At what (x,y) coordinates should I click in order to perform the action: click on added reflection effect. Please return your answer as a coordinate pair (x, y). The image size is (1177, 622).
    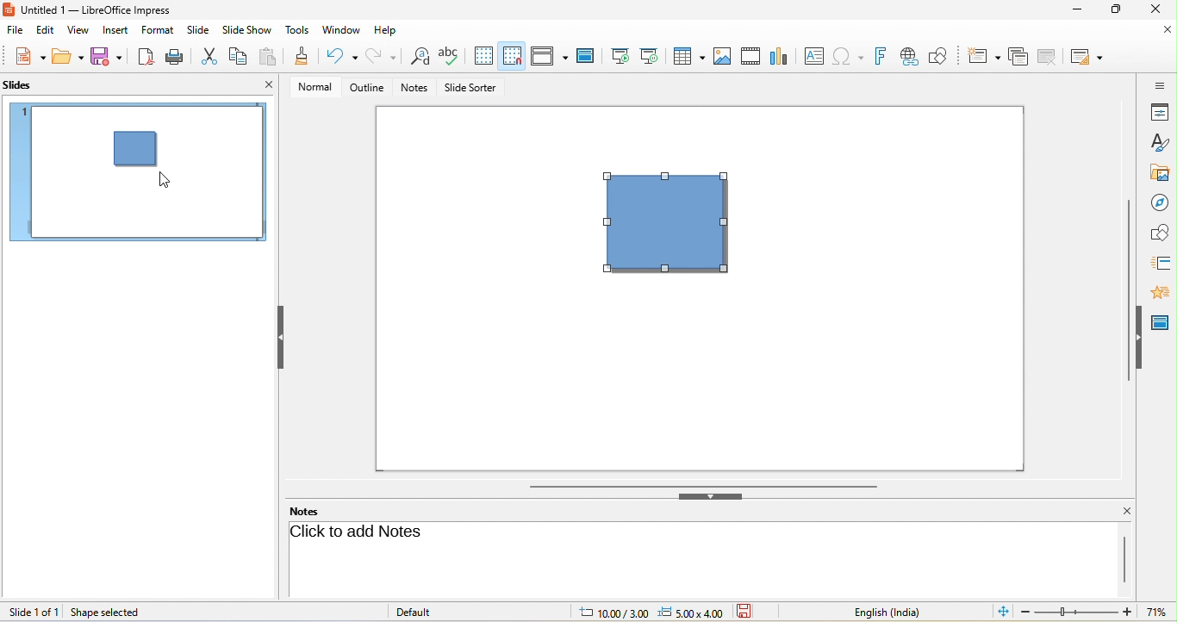
    Looking at the image, I should click on (144, 158).